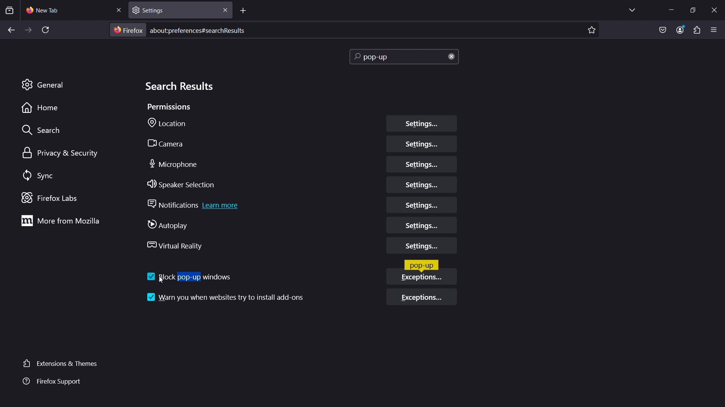  Describe the element at coordinates (245, 11) in the screenshot. I see `Add tab` at that location.